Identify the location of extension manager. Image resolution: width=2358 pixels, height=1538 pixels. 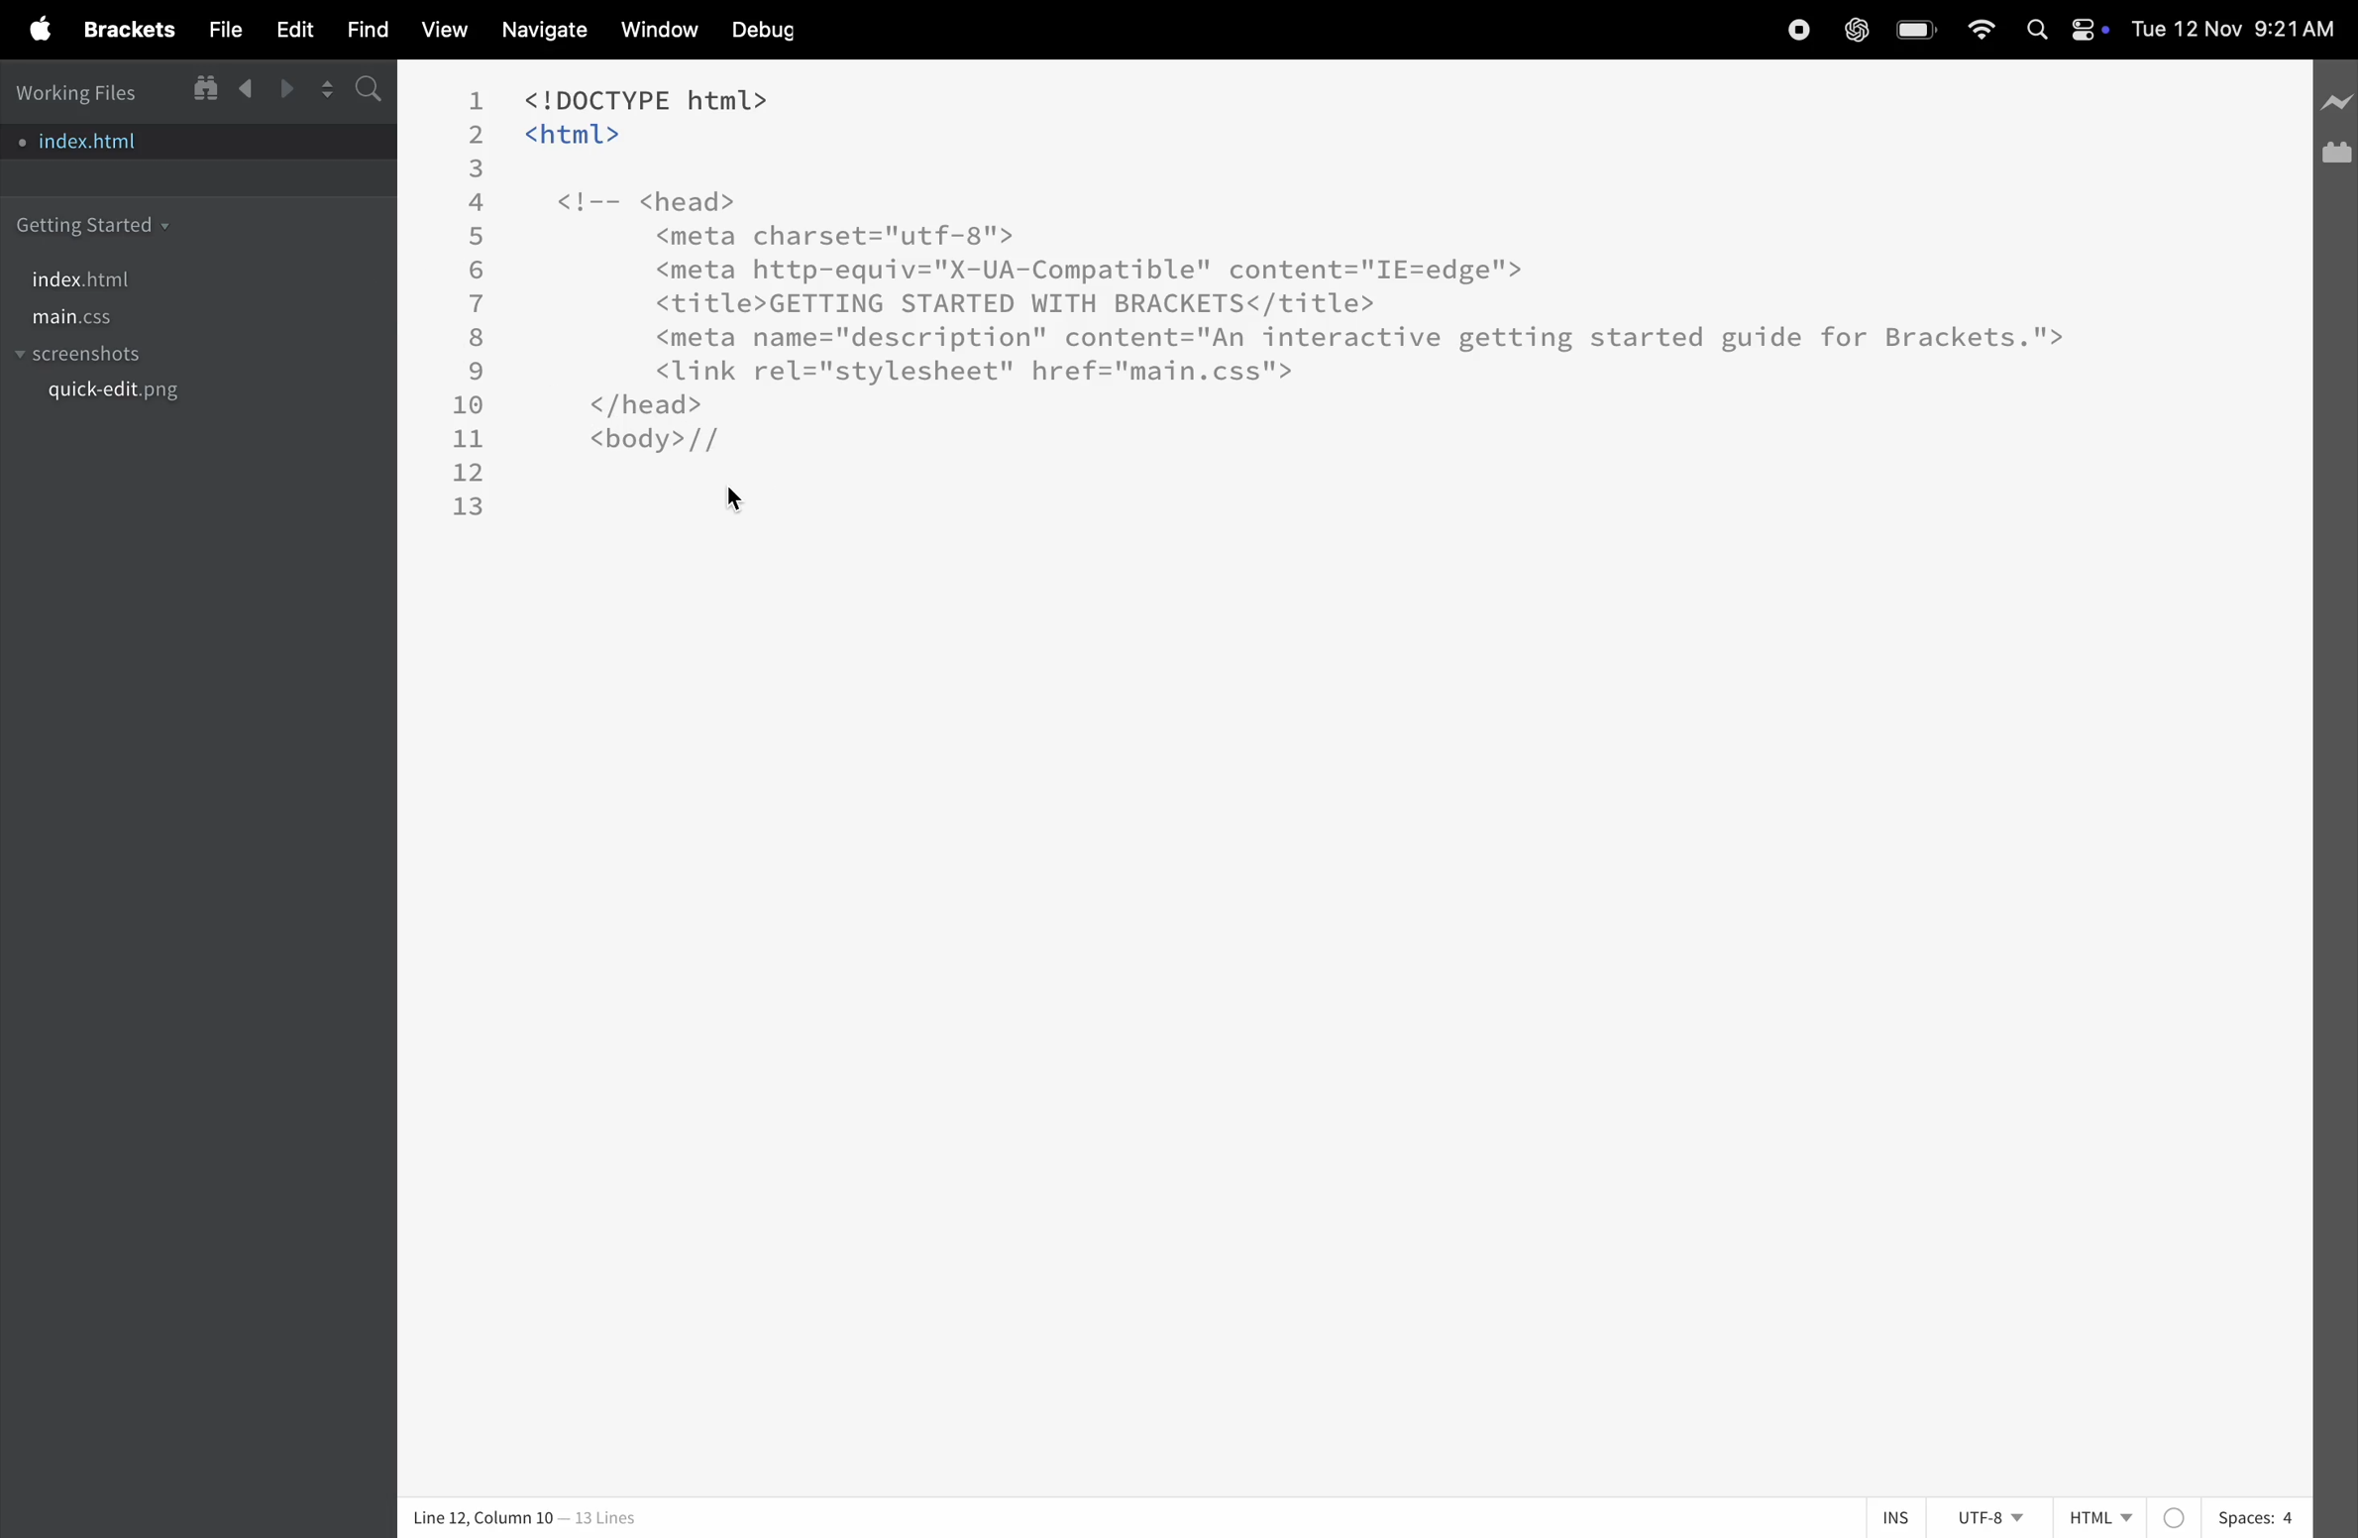
(2336, 155).